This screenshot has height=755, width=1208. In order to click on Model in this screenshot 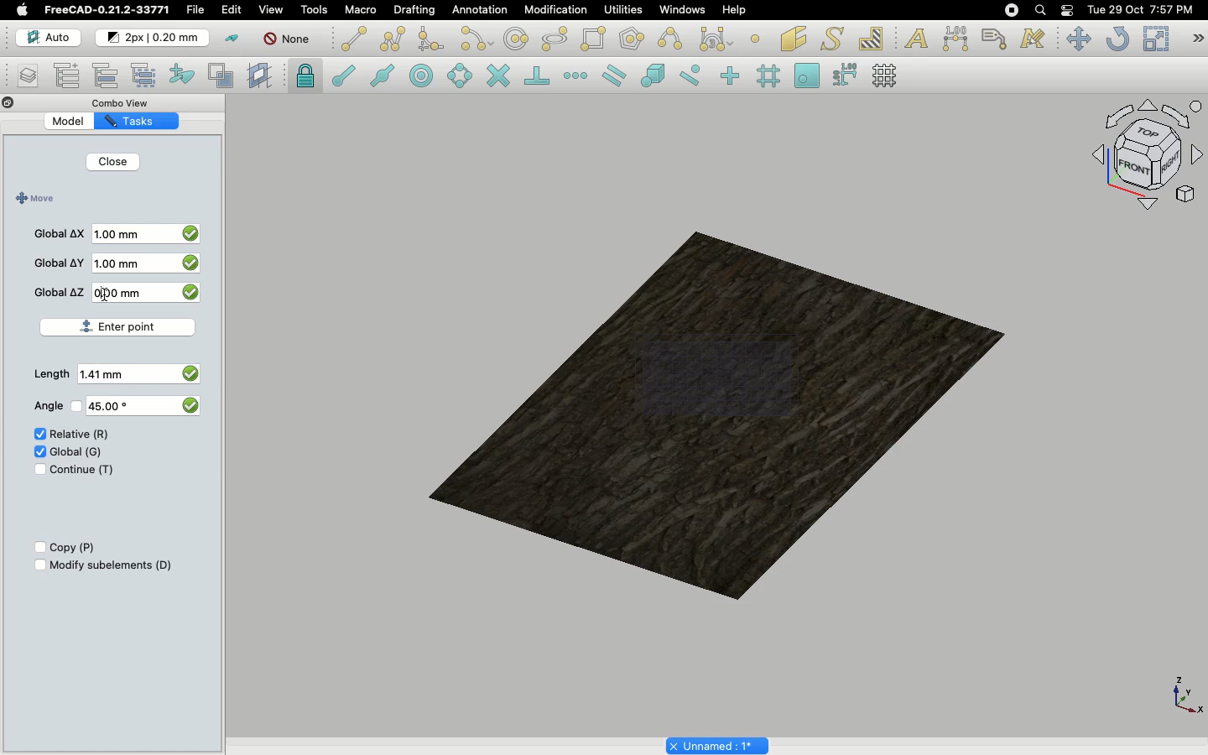, I will do `click(80, 122)`.